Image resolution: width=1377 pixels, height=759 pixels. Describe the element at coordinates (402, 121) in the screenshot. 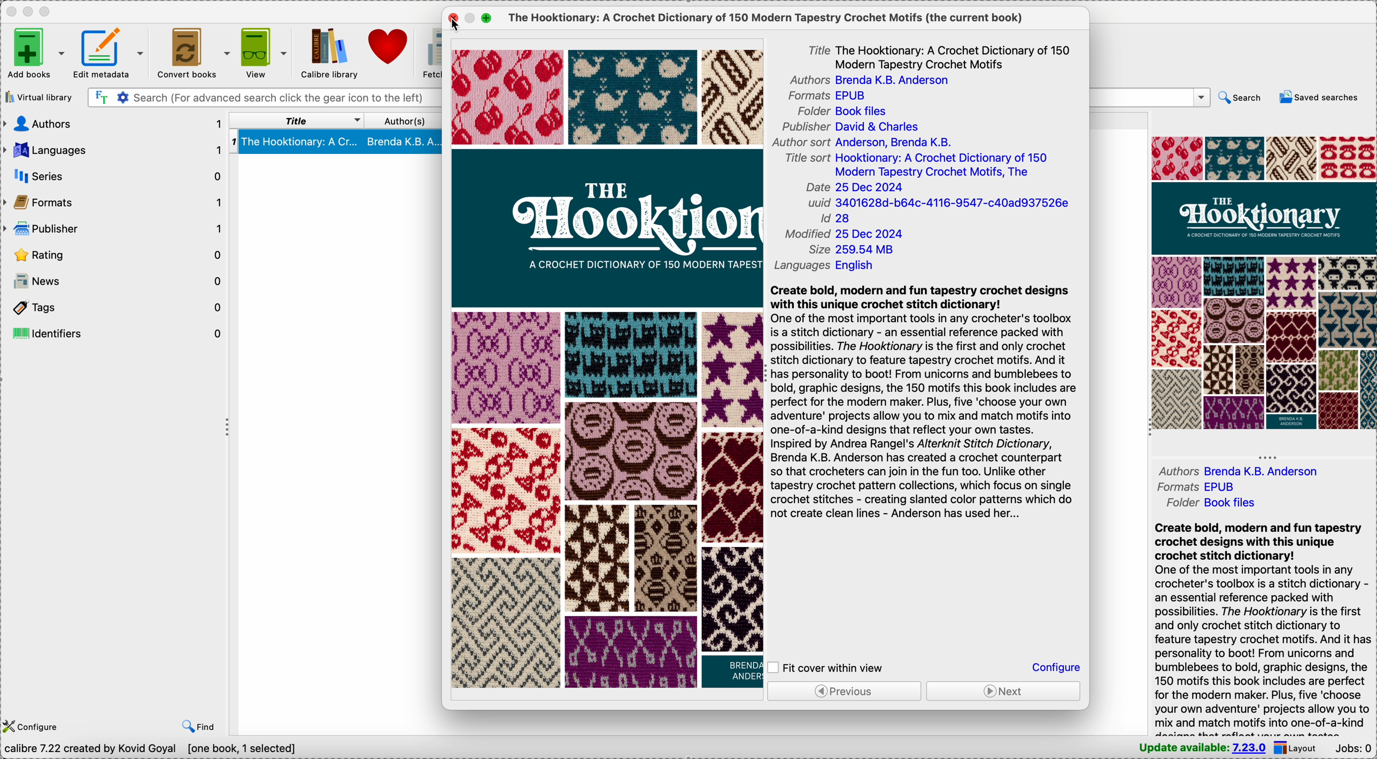

I see `author(s)` at that location.